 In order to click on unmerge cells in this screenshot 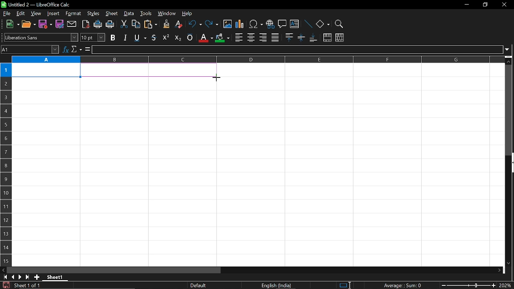, I will do `click(340, 38)`.